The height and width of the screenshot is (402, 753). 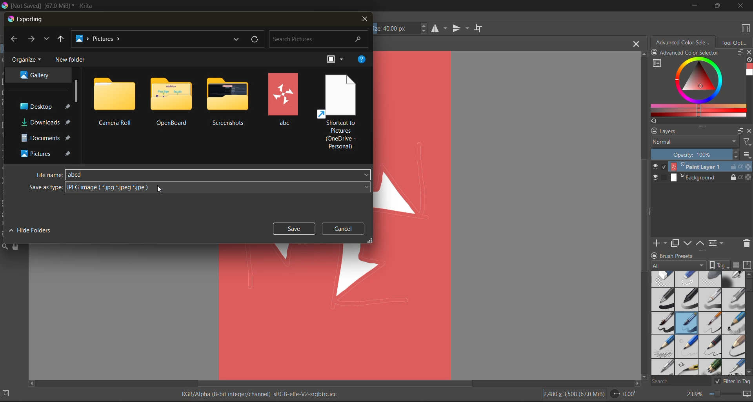 I want to click on flip angle, so click(x=623, y=394).